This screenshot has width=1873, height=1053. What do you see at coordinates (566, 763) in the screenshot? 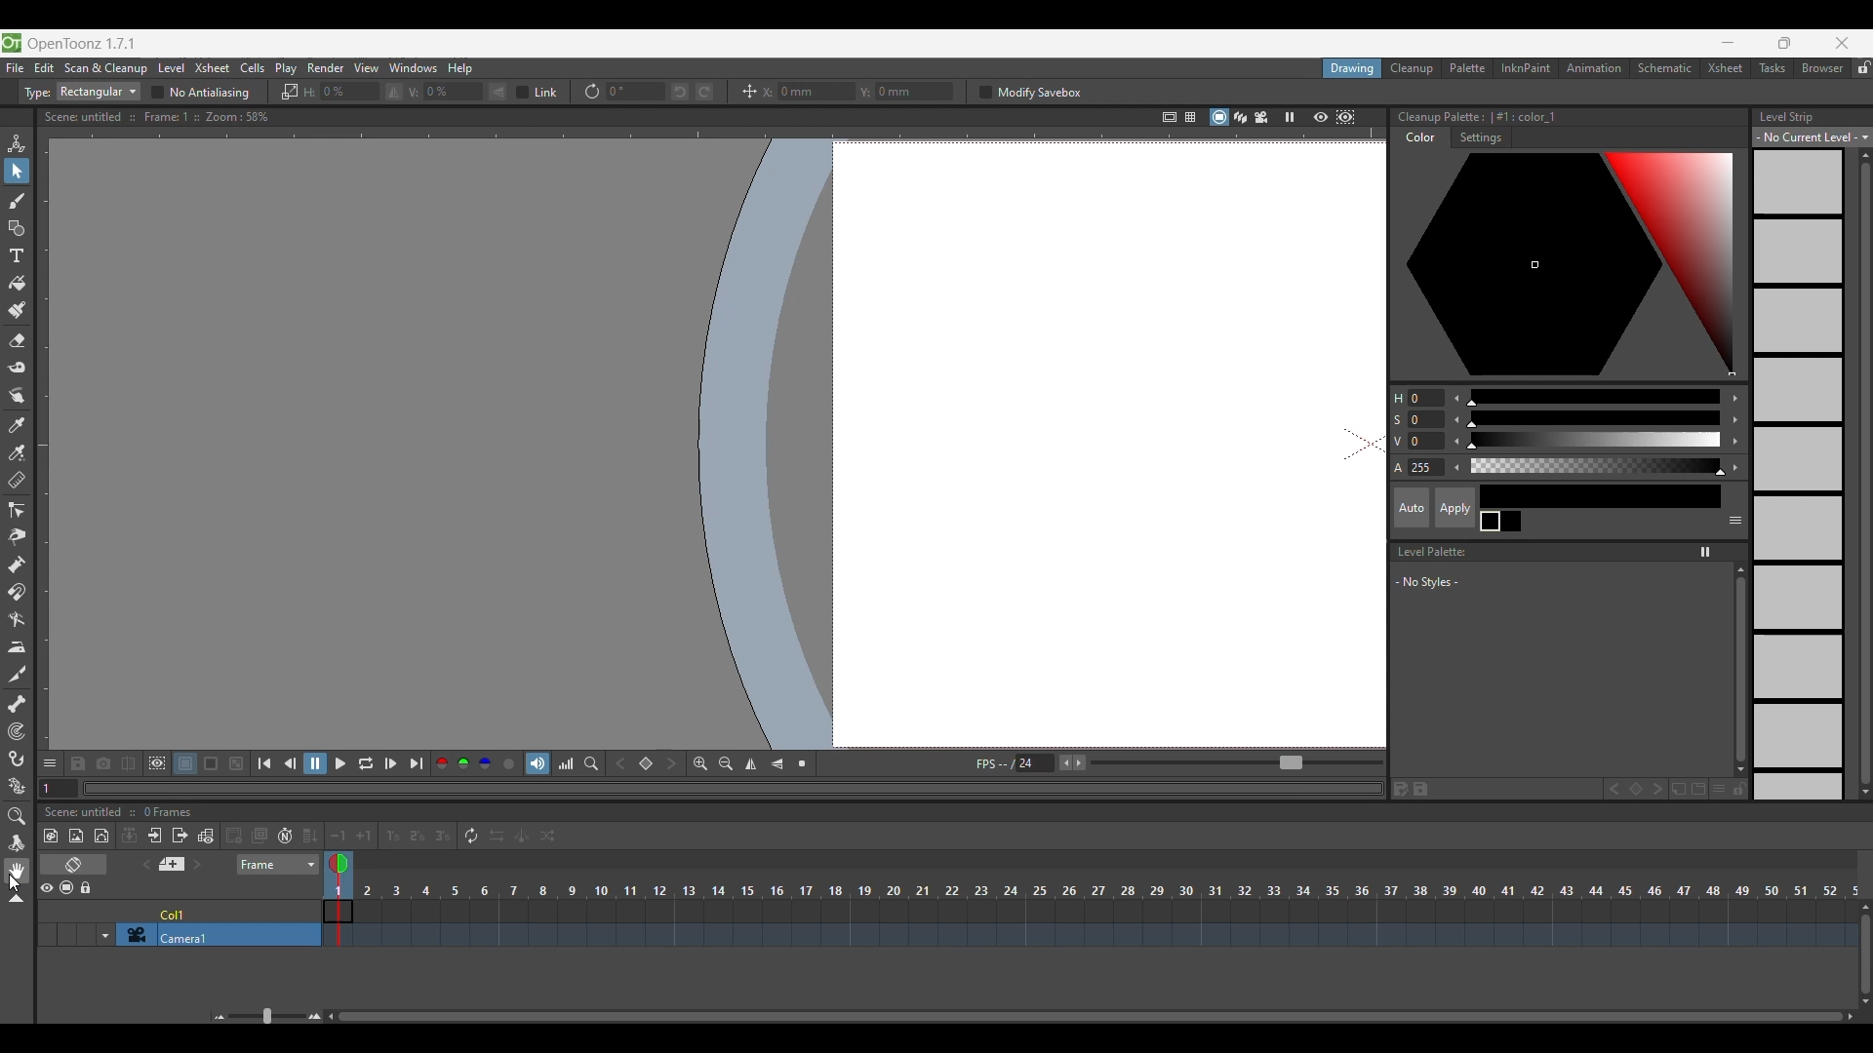
I see `Histogram` at bounding box center [566, 763].